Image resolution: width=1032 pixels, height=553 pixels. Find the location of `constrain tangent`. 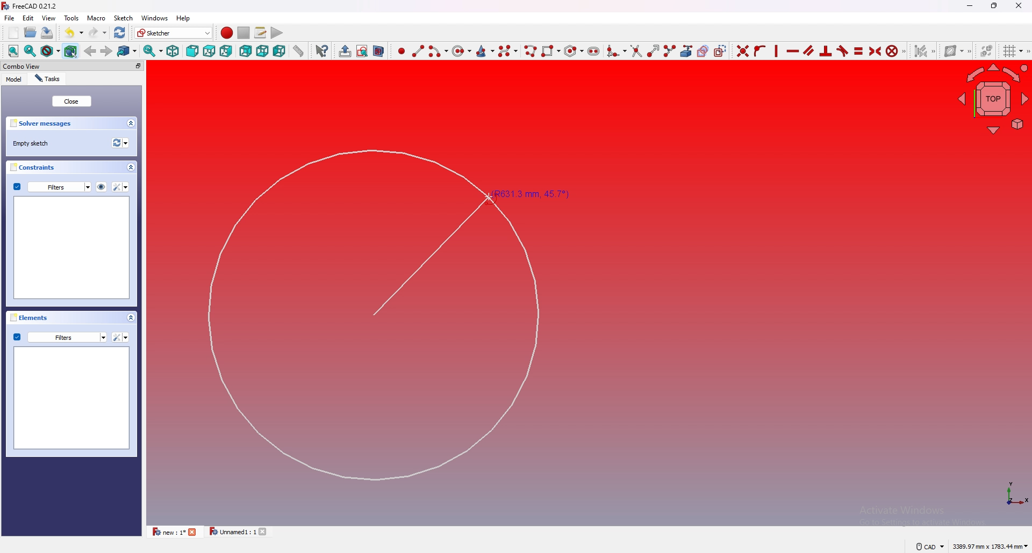

constrain tangent is located at coordinates (843, 50).